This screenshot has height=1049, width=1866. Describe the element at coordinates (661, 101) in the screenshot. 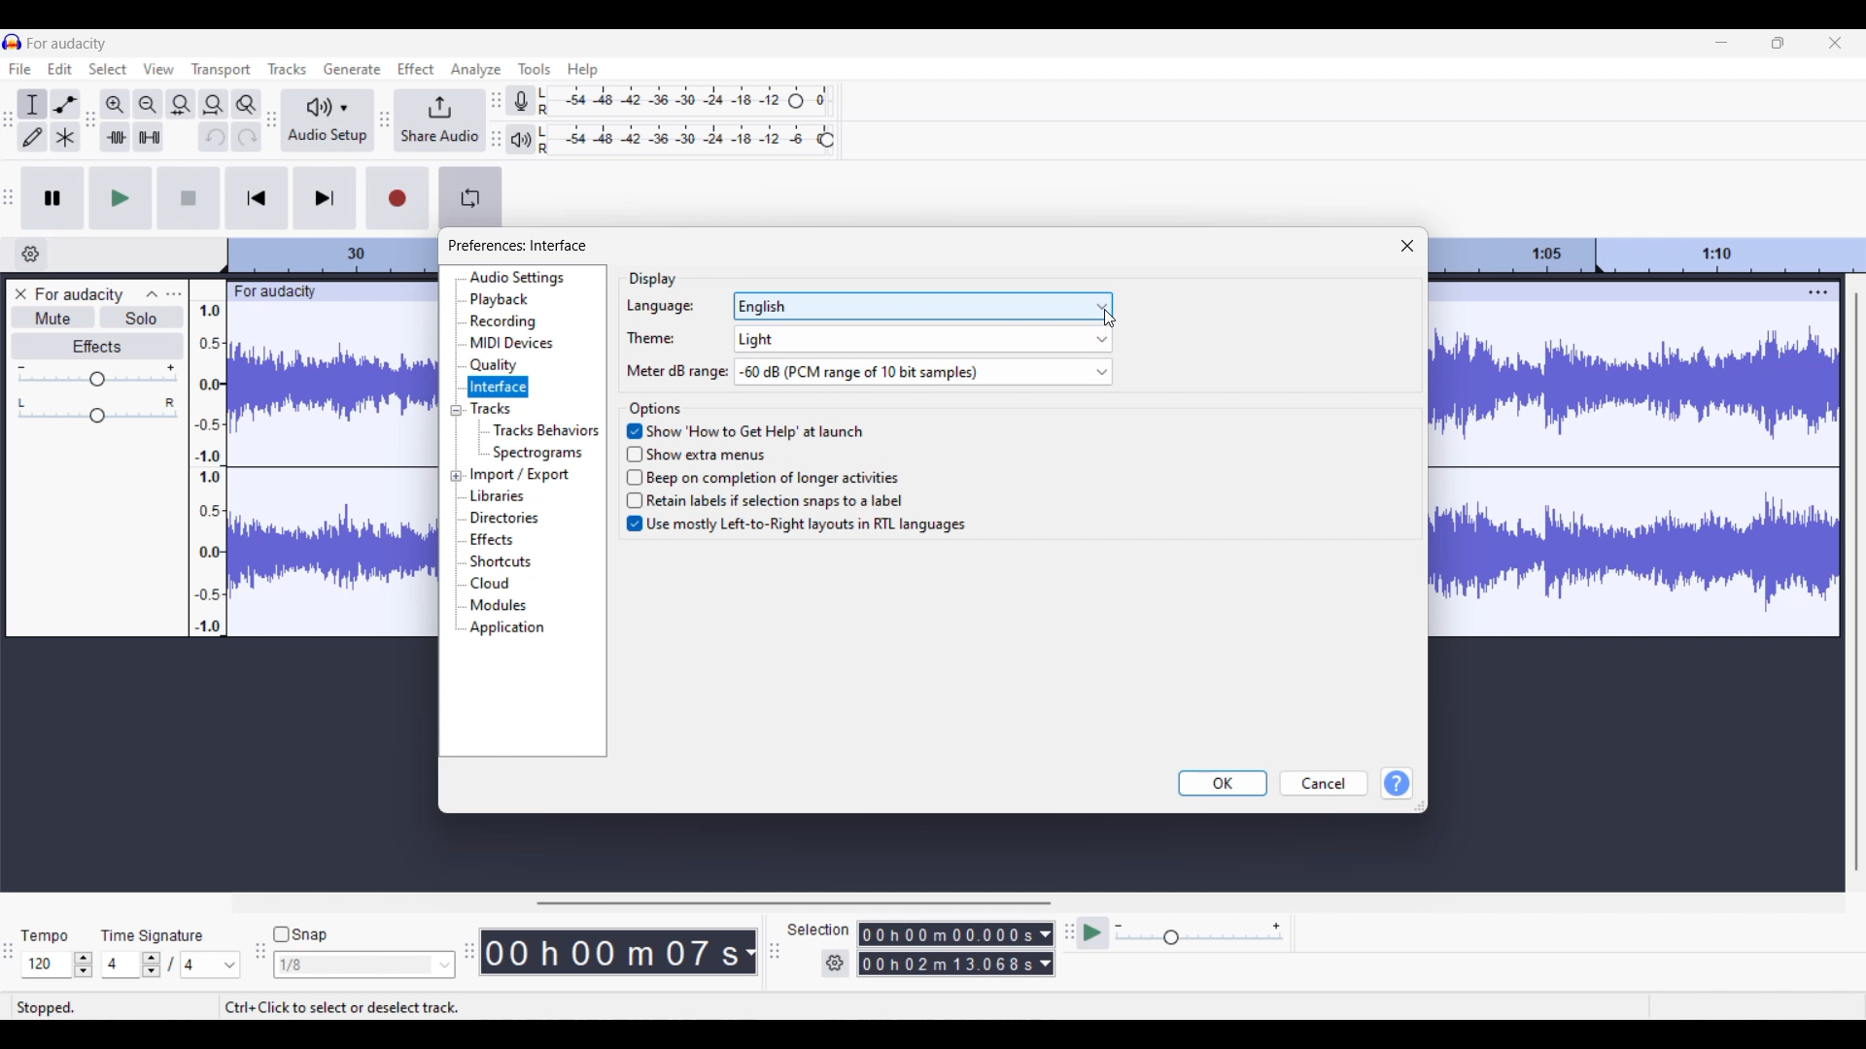

I see `Recording level` at that location.